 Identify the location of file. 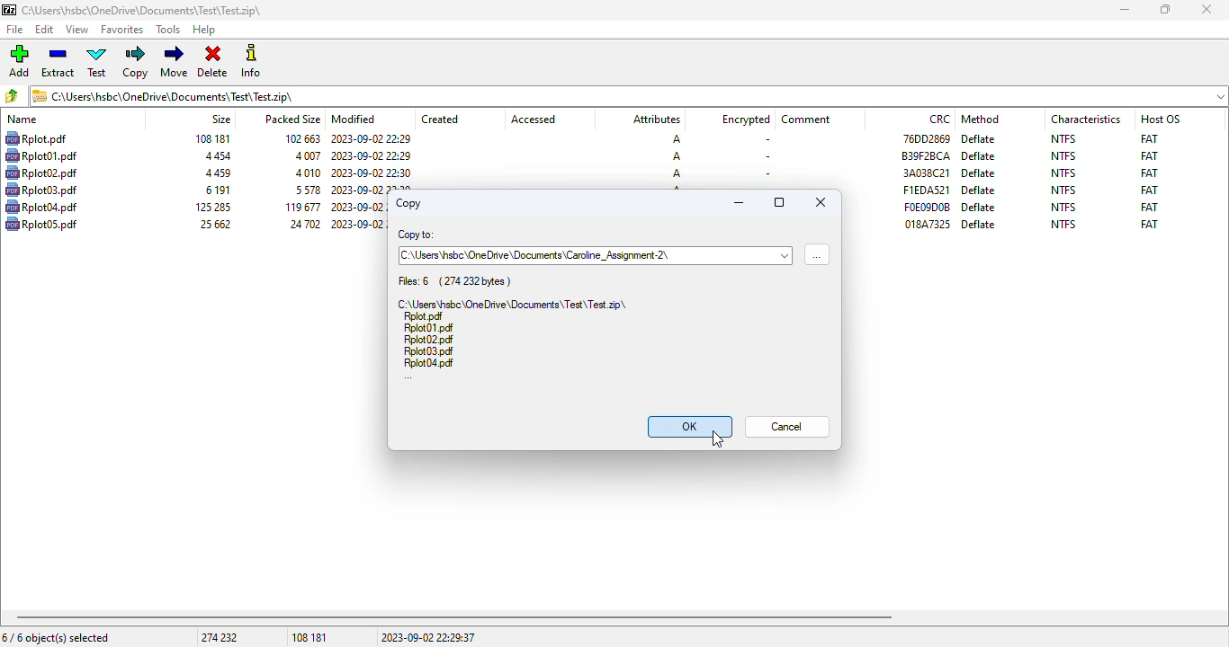
(427, 340).